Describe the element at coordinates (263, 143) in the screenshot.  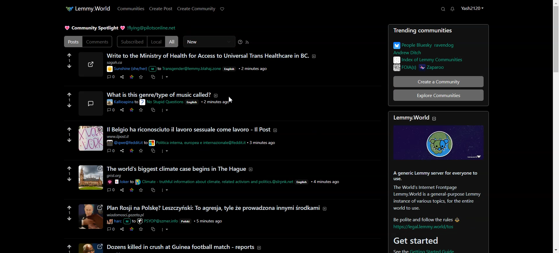
I see `3 minutes ago` at that location.